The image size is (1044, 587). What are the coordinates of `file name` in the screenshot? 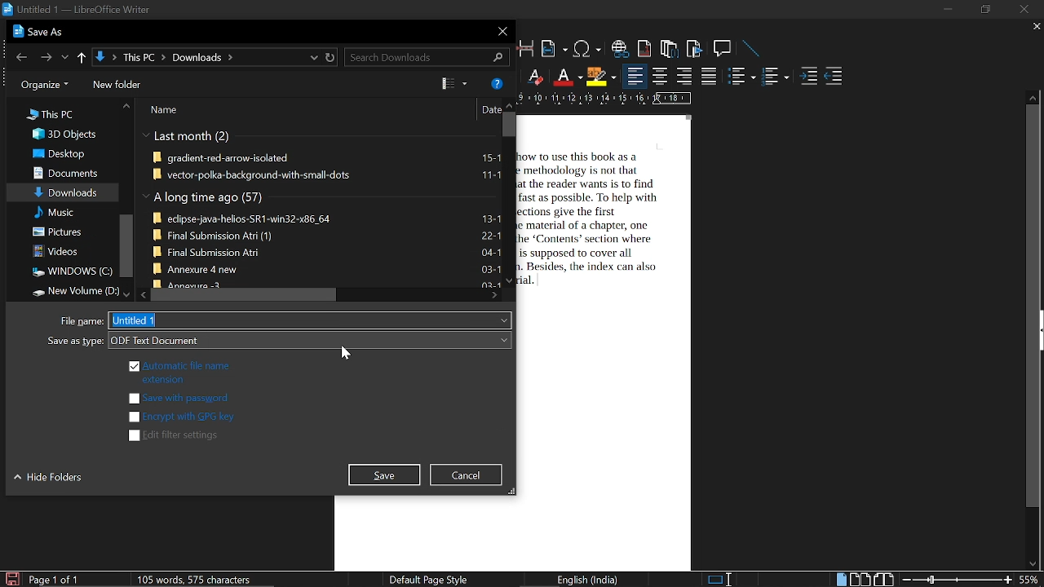 It's located at (313, 320).